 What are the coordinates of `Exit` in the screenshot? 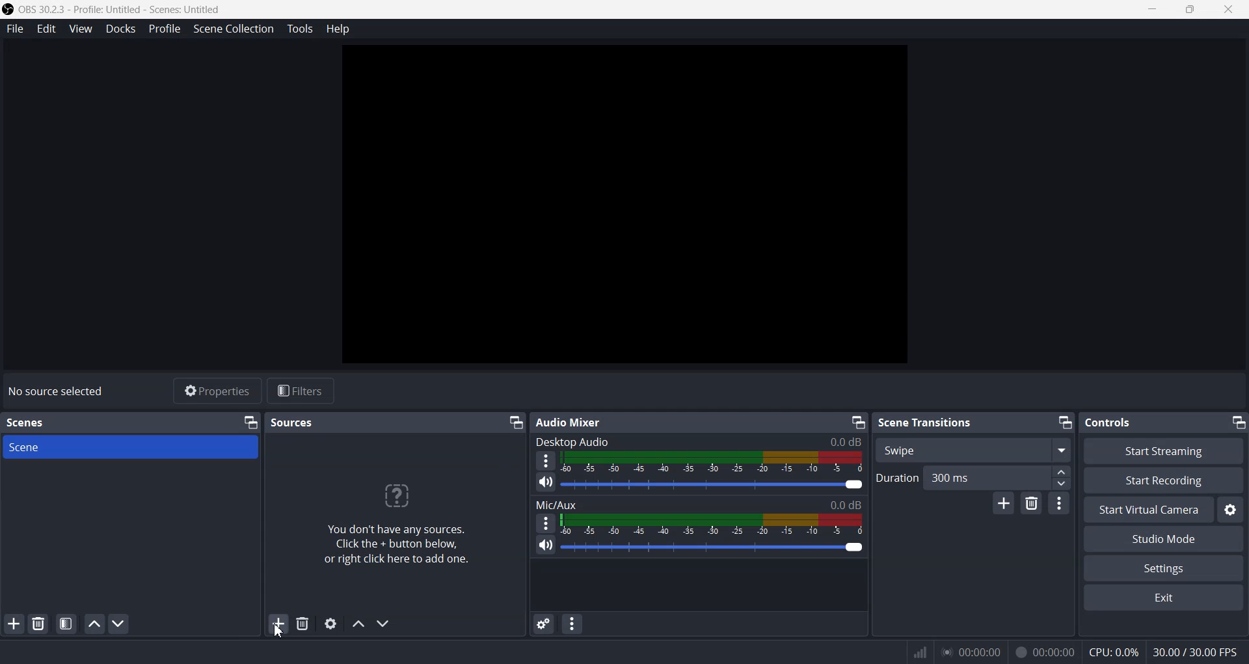 It's located at (1162, 597).